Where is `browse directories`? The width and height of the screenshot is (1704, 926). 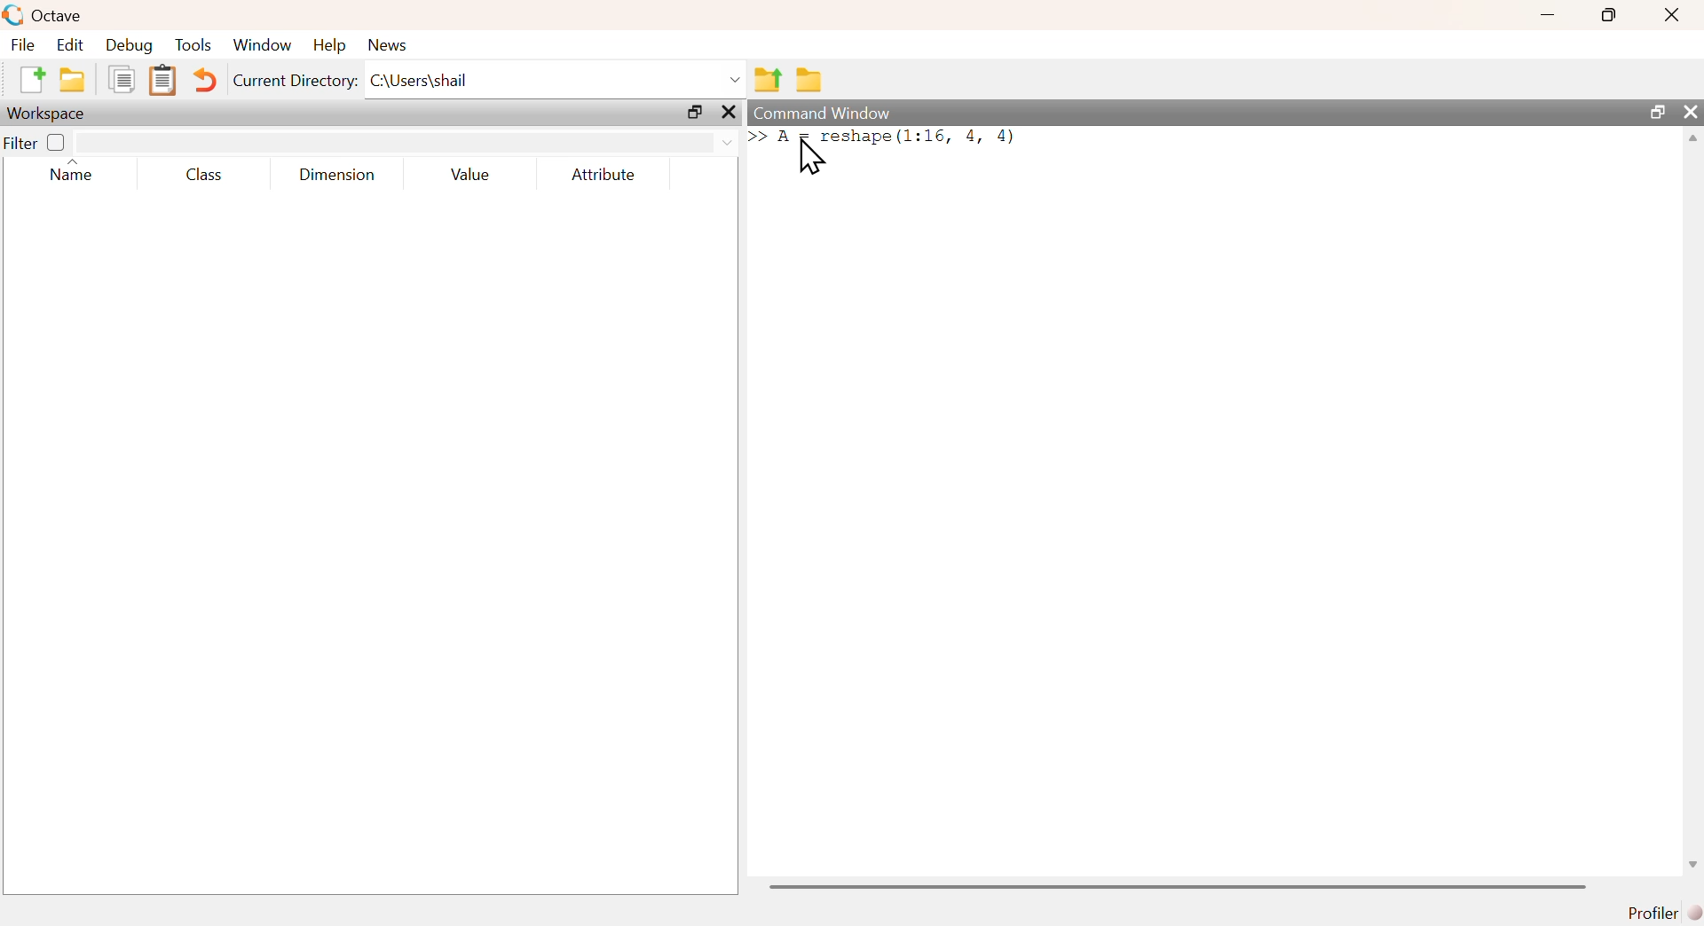 browse directories is located at coordinates (810, 82).